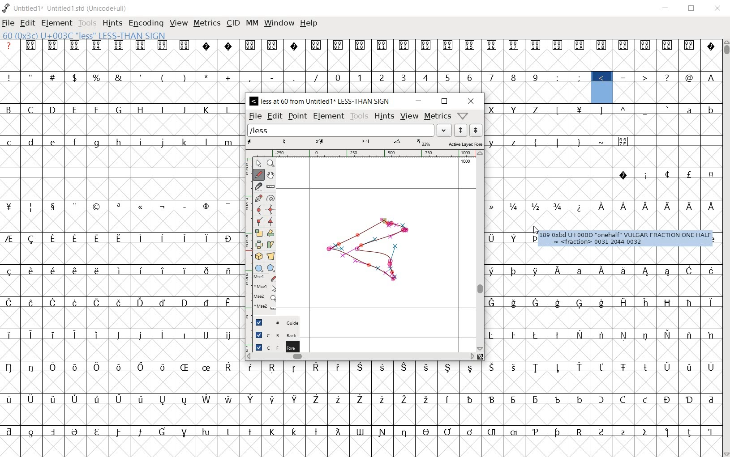 Image resolution: width=730 pixels, height=457 pixels. What do you see at coordinates (612, 110) in the screenshot?
I see `sumbols` at bounding box center [612, 110].